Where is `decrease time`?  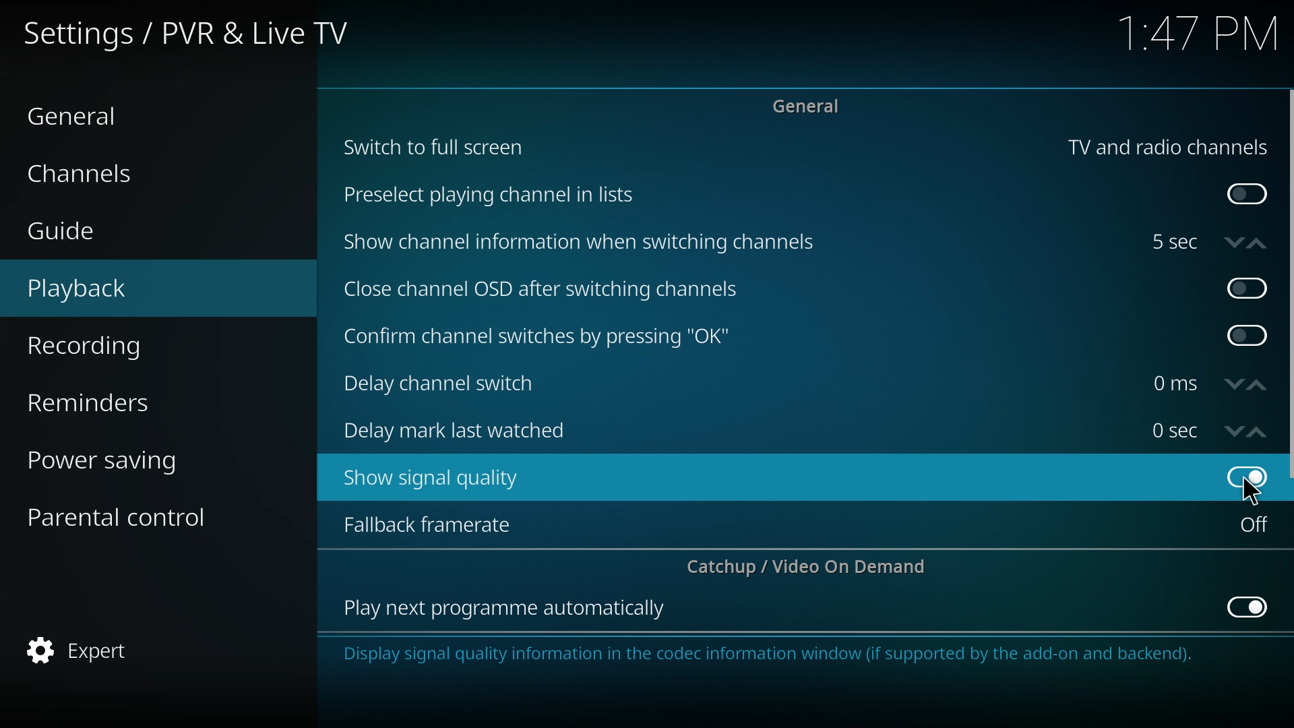
decrease time is located at coordinates (1234, 241).